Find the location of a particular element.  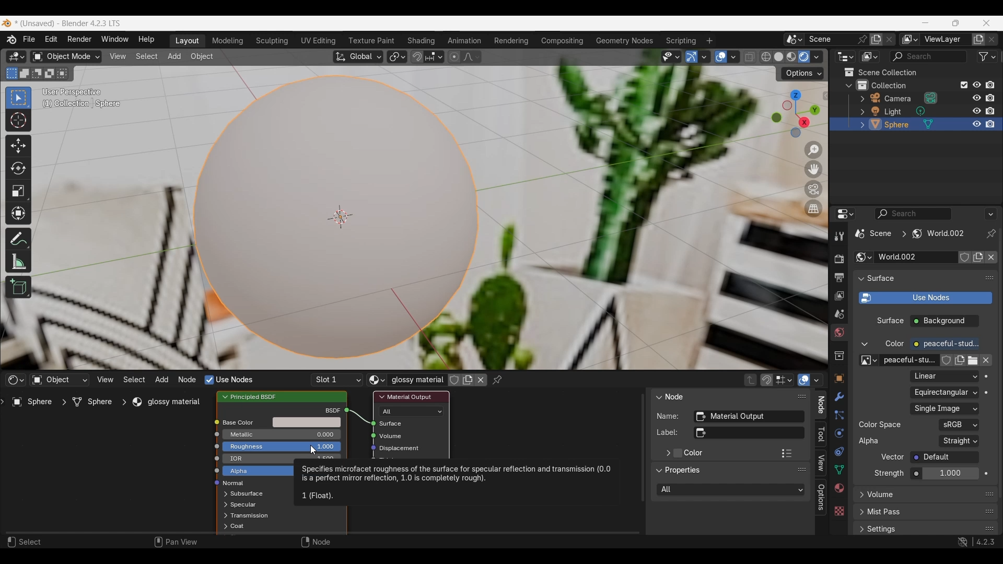

Toggle the camera view is located at coordinates (814, 190).